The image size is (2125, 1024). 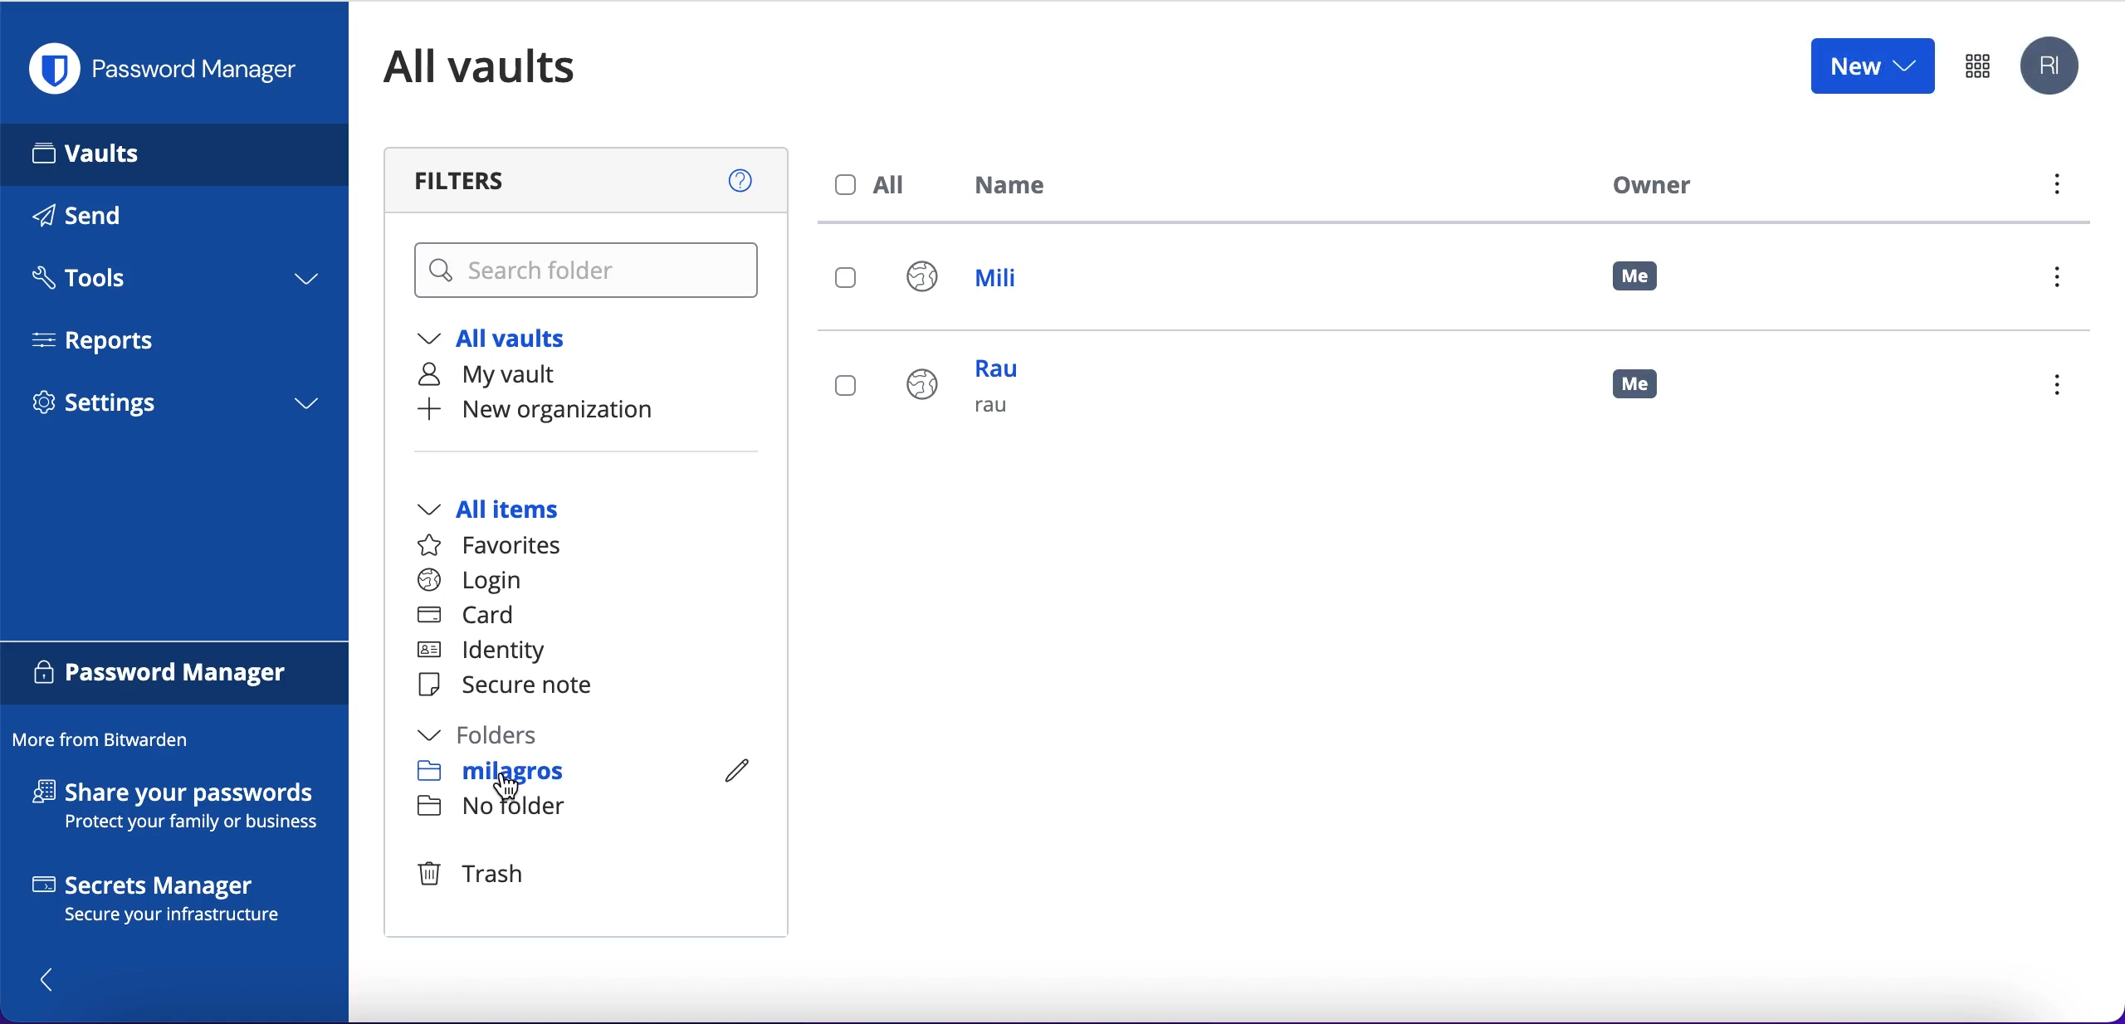 I want to click on trash, so click(x=482, y=871).